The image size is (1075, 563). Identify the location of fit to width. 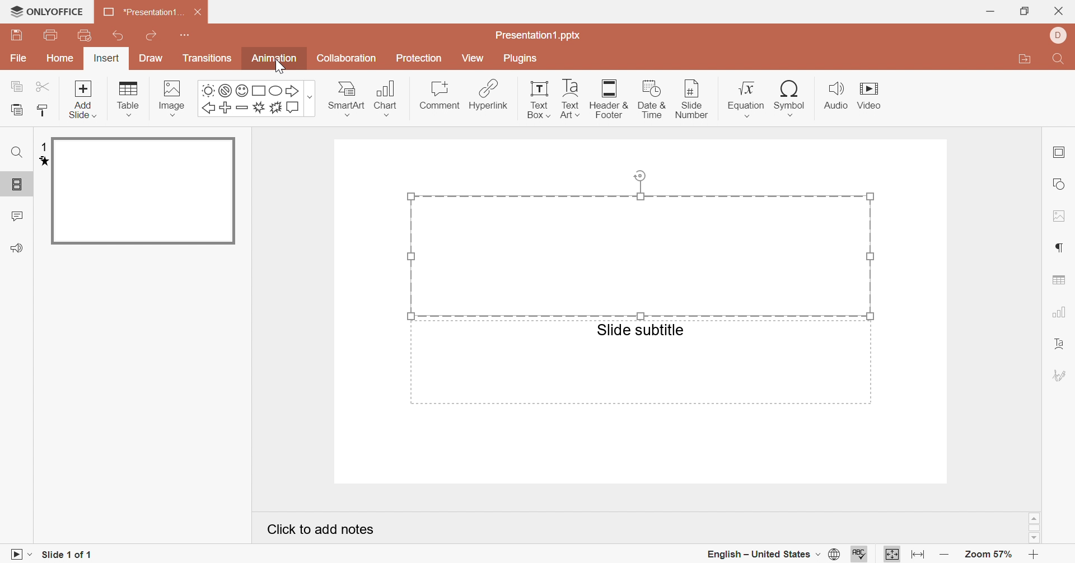
(917, 555).